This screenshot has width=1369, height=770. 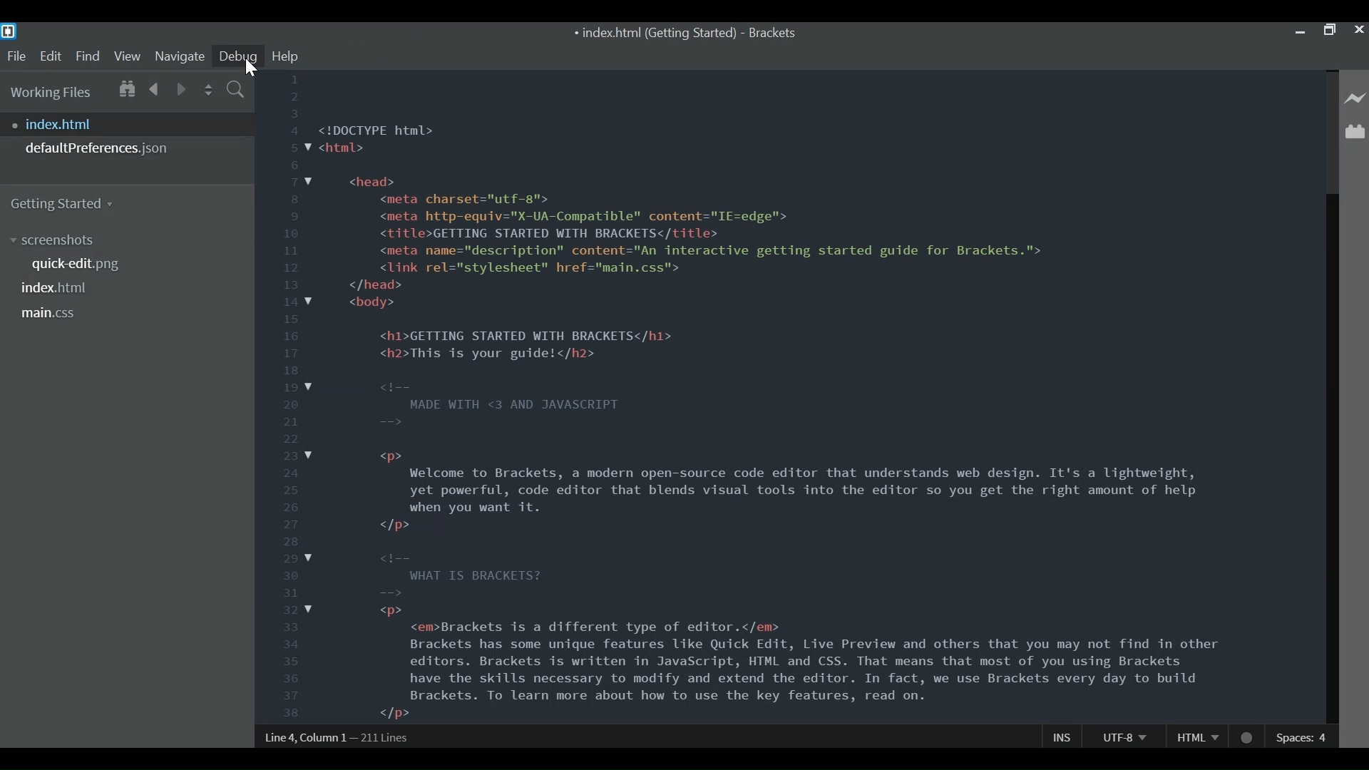 What do you see at coordinates (131, 124) in the screenshot?
I see `index.html` at bounding box center [131, 124].